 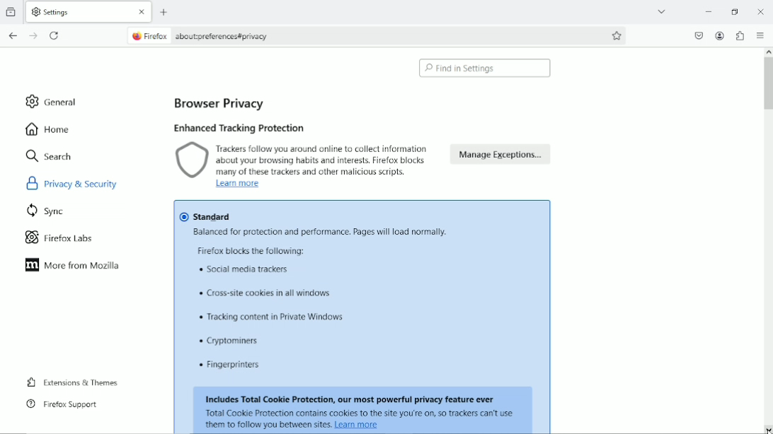 I want to click on search, so click(x=50, y=156).